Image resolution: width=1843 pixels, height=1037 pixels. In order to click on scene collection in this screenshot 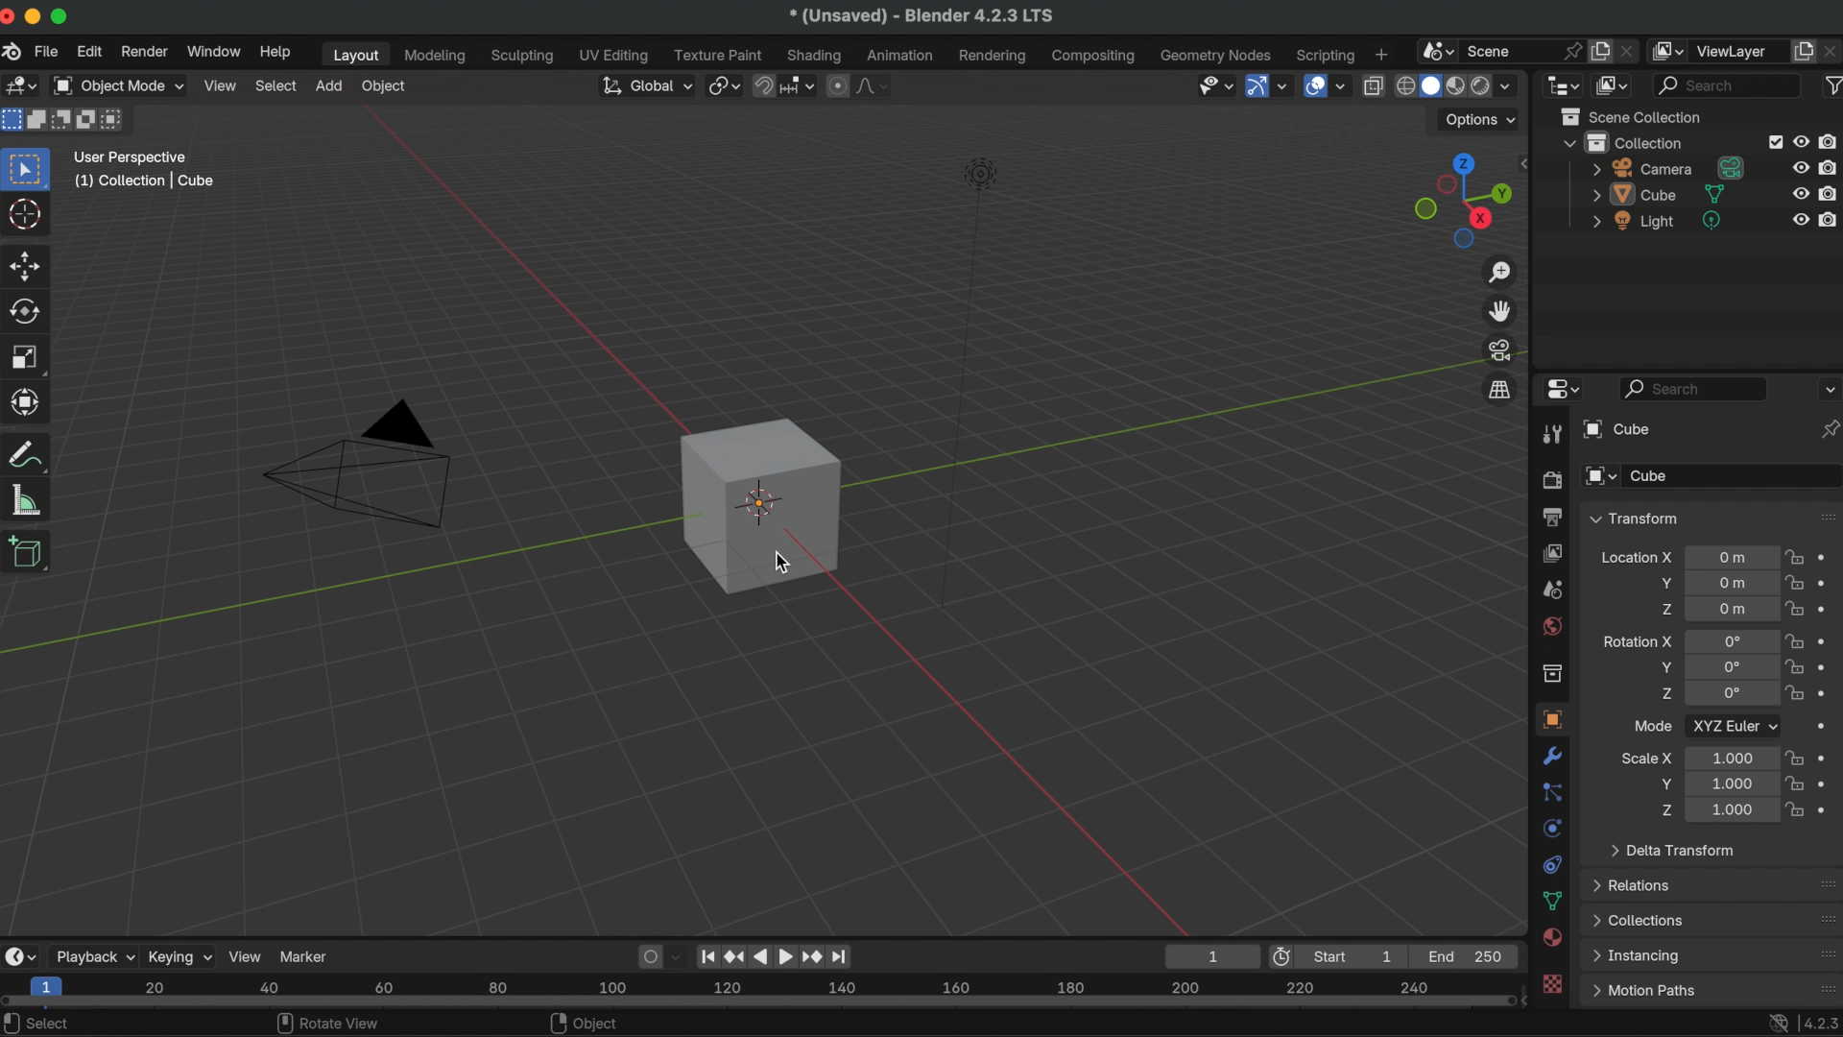, I will do `click(1637, 116)`.